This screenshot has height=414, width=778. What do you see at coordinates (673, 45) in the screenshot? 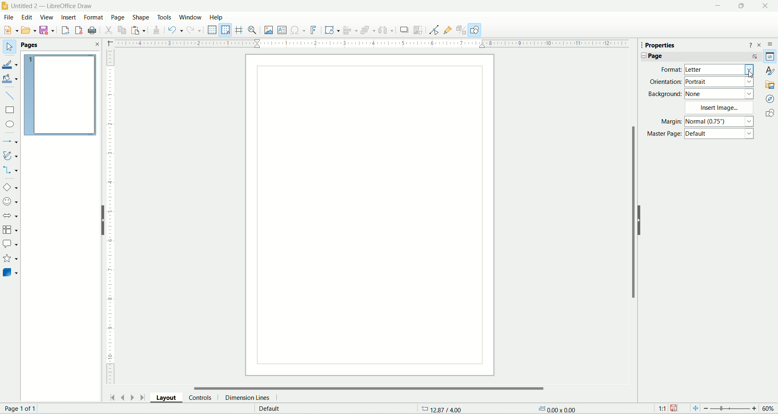
I see `properties` at bounding box center [673, 45].